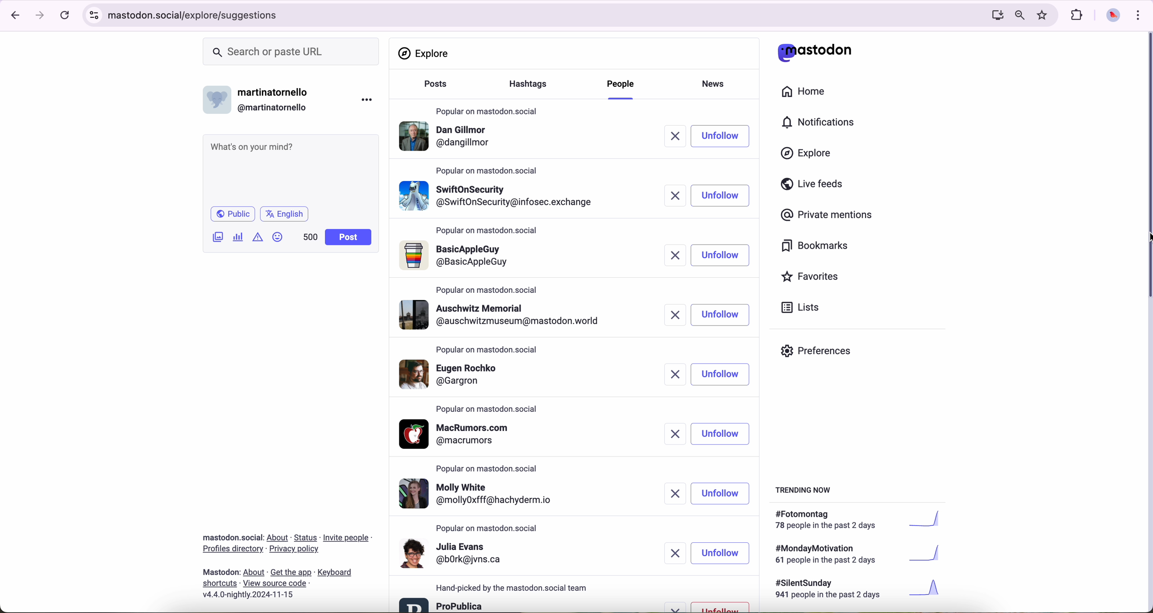 The width and height of the screenshot is (1153, 613). Describe the element at coordinates (240, 237) in the screenshot. I see `charts` at that location.